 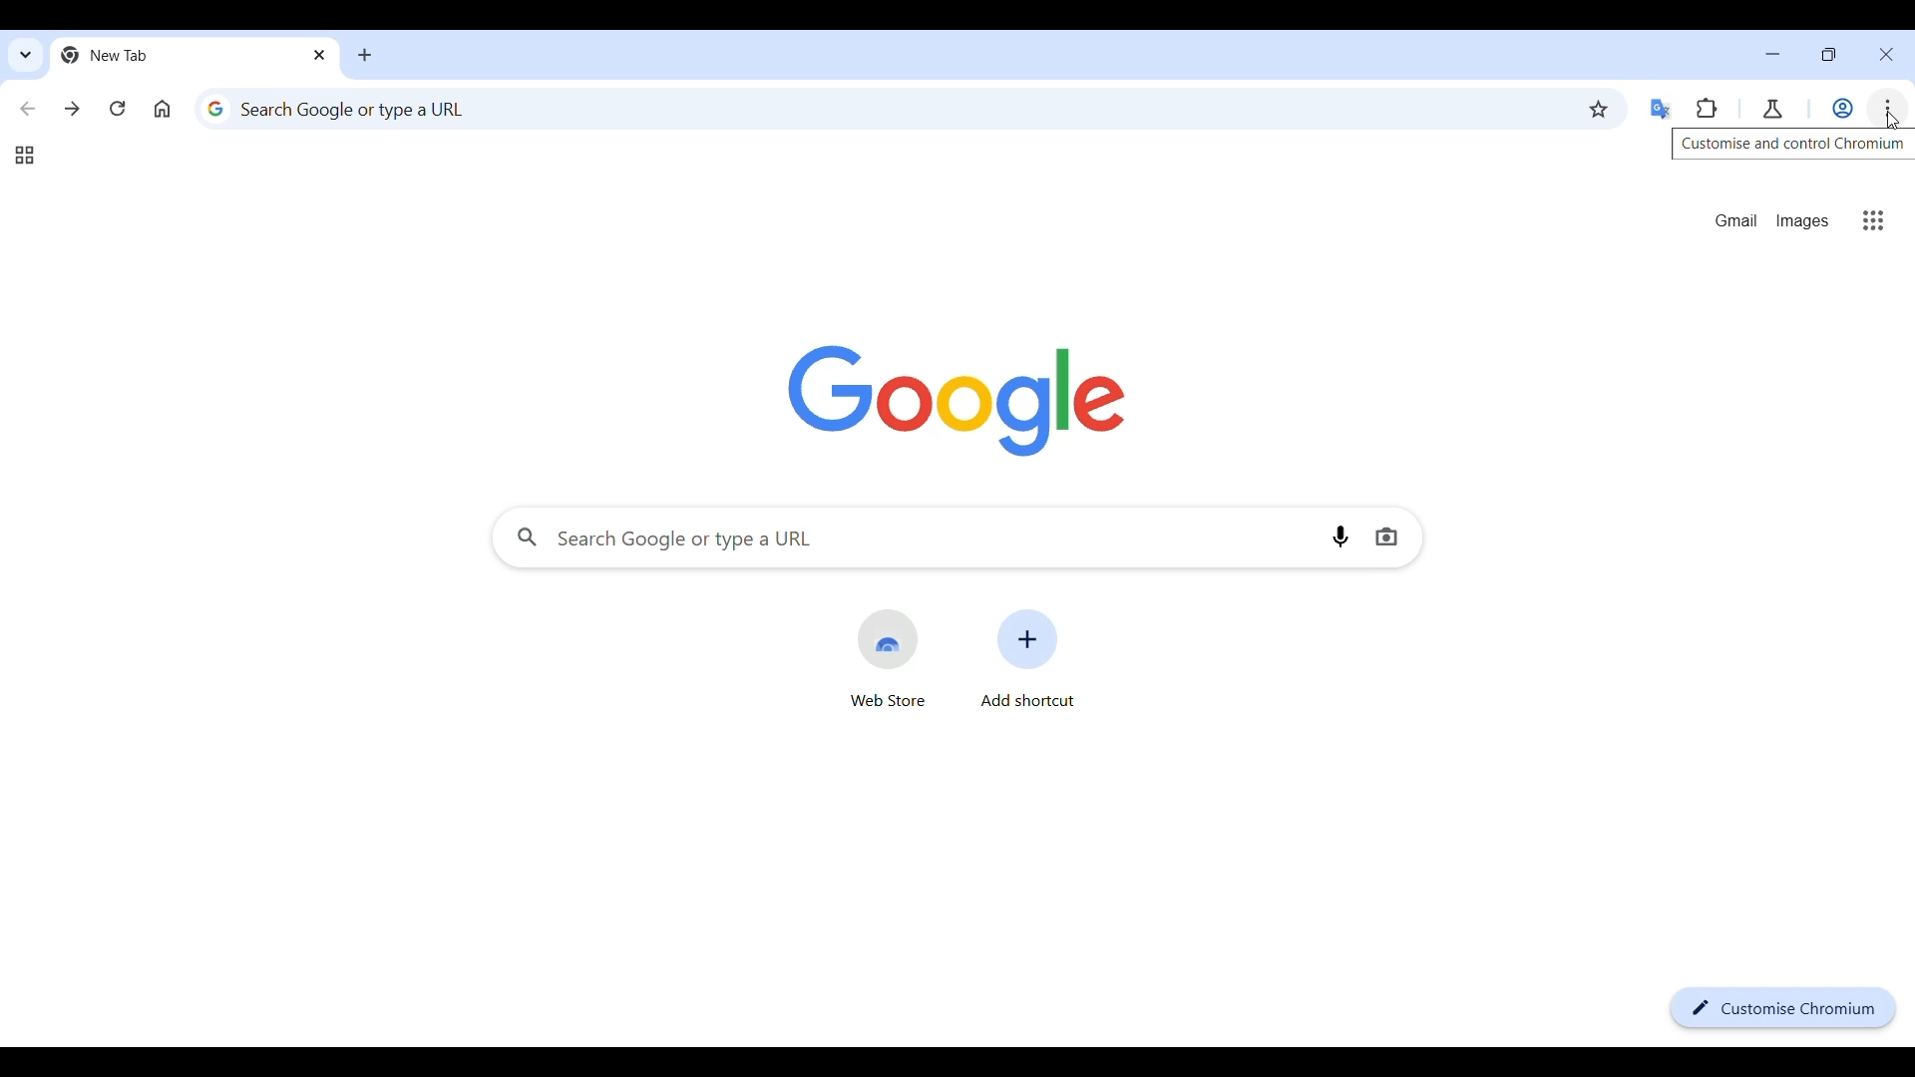 What do you see at coordinates (1737, 220) in the screenshot?
I see `Gmail` at bounding box center [1737, 220].